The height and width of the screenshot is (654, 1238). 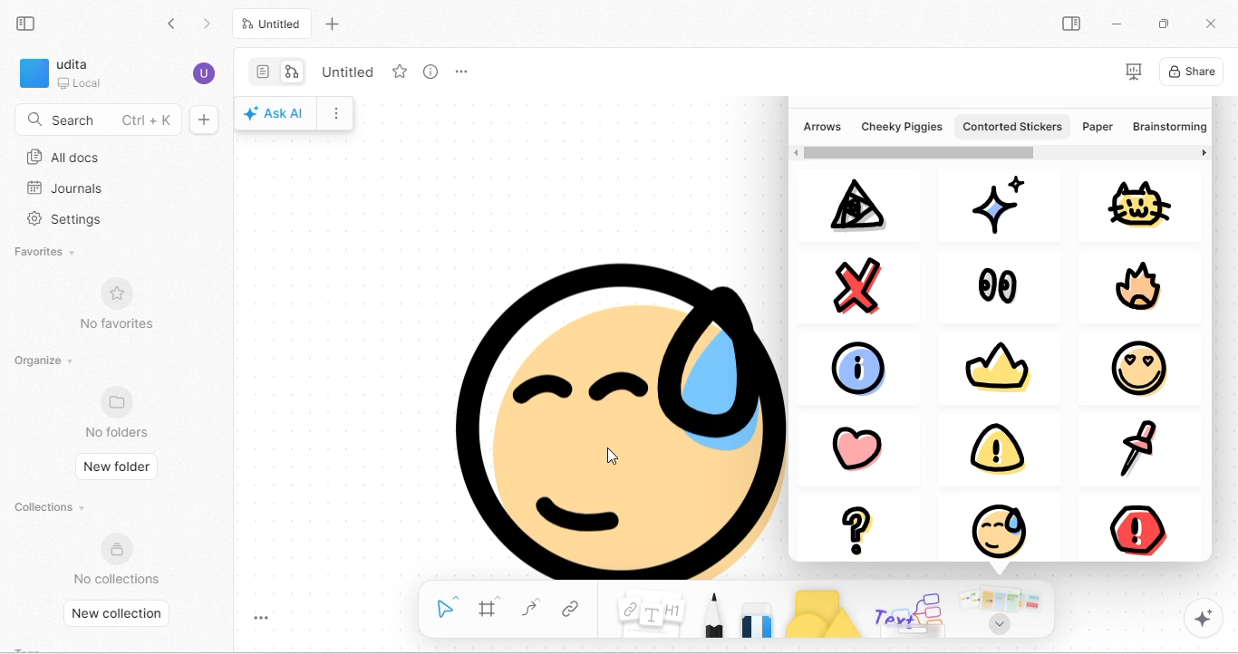 What do you see at coordinates (1098, 126) in the screenshot?
I see `paper` at bounding box center [1098, 126].